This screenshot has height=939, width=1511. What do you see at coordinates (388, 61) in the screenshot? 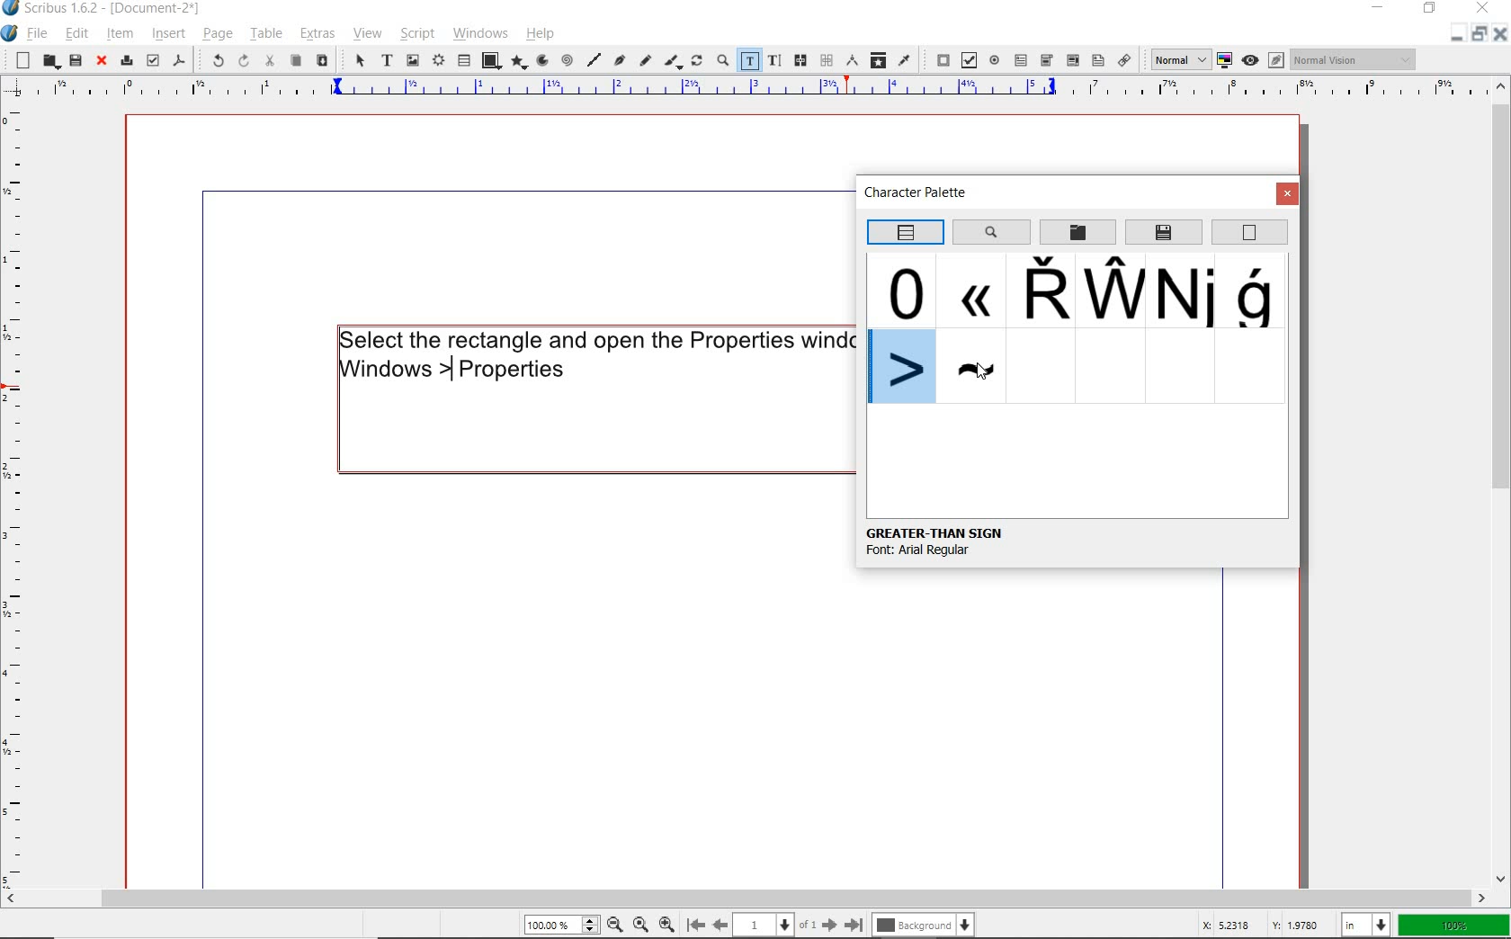
I see `text frame` at bounding box center [388, 61].